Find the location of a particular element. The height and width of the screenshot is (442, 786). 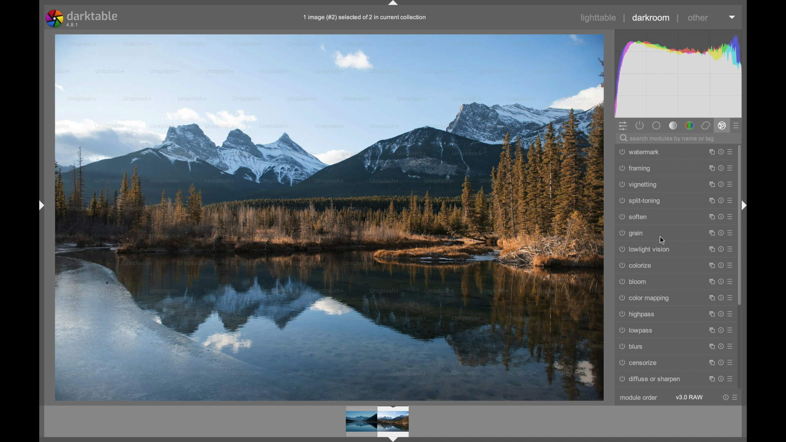

presets is located at coordinates (733, 265).